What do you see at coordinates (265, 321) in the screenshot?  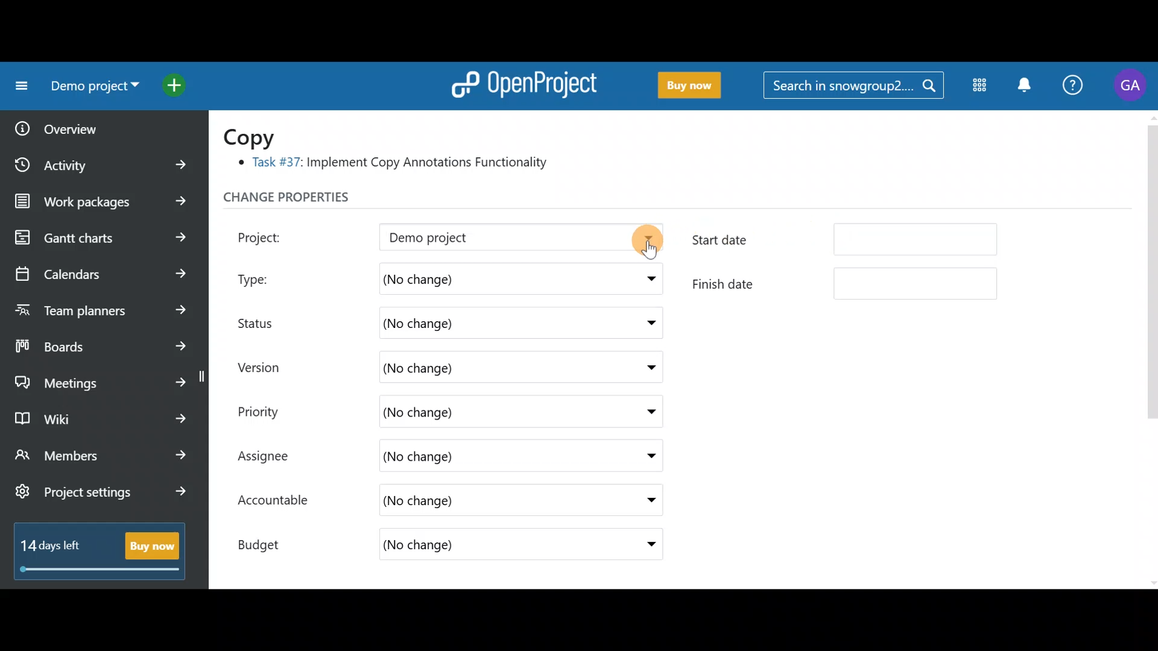 I see `Status` at bounding box center [265, 321].